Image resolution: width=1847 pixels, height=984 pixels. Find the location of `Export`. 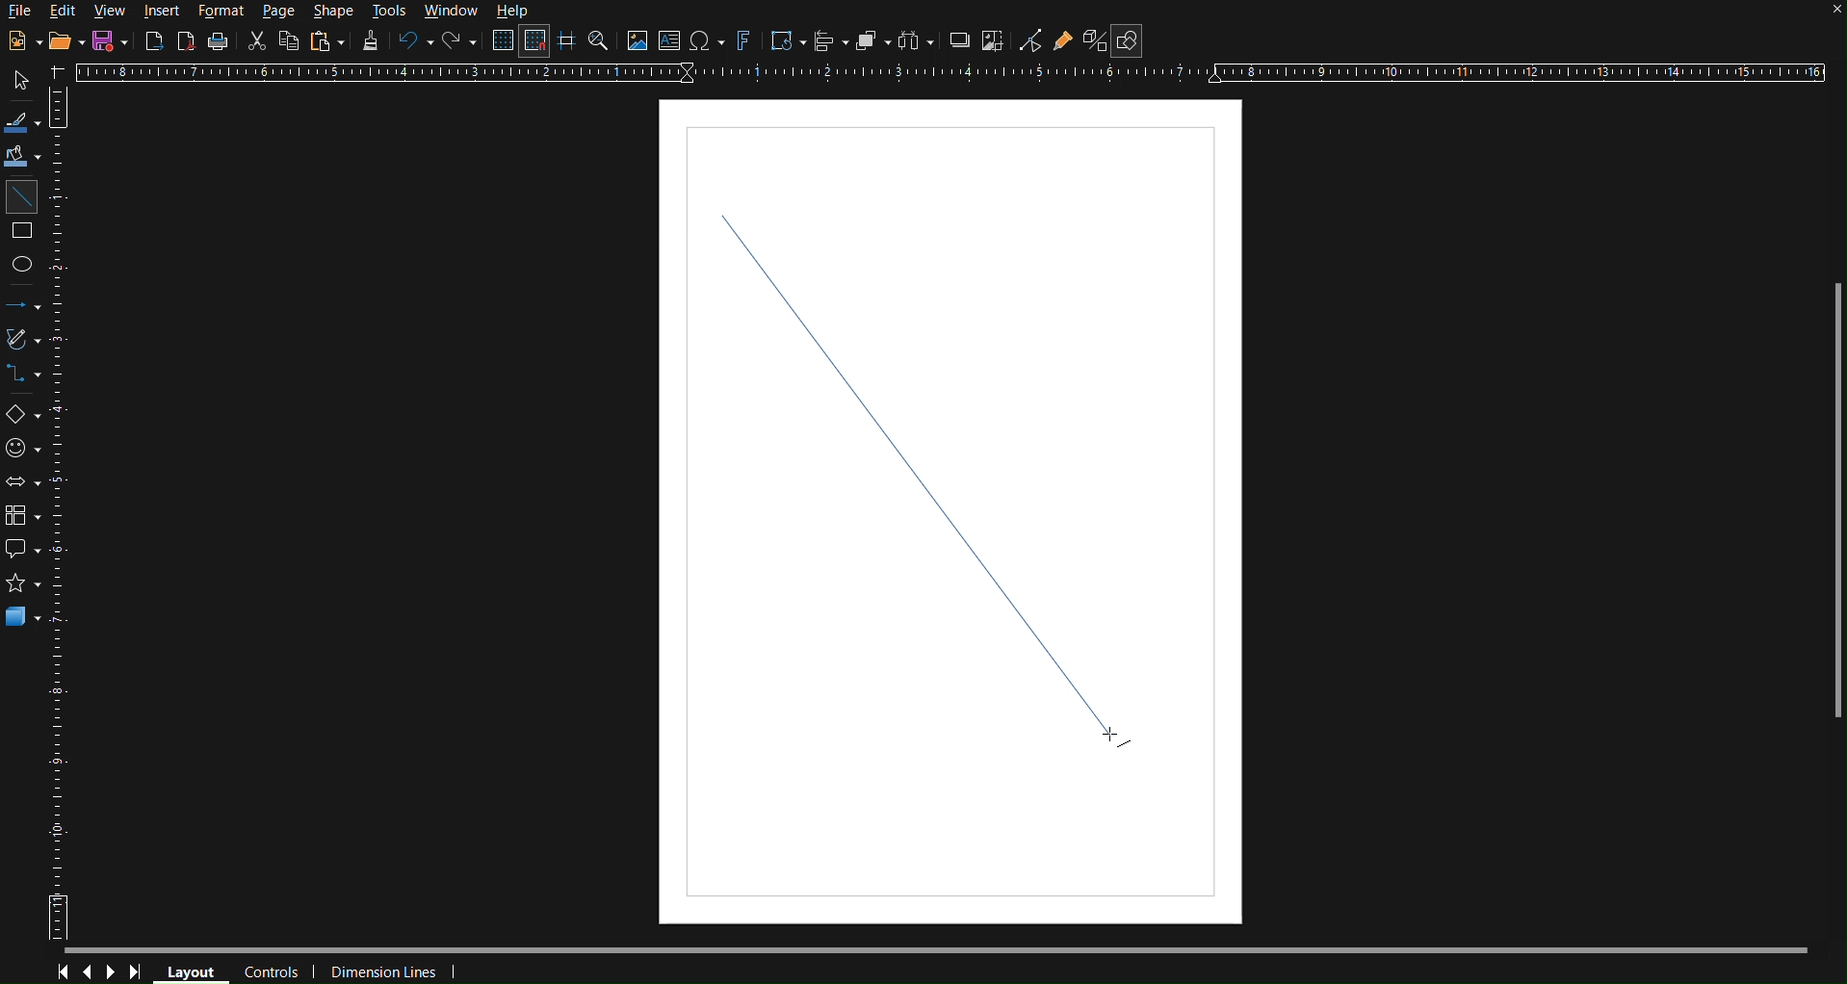

Export is located at coordinates (154, 40).